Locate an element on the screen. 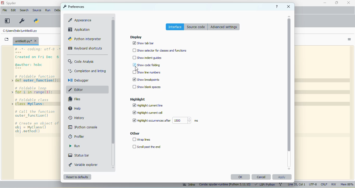 Image resolution: width=355 pixels, height=188 pixels. preferences is located at coordinates (74, 7).